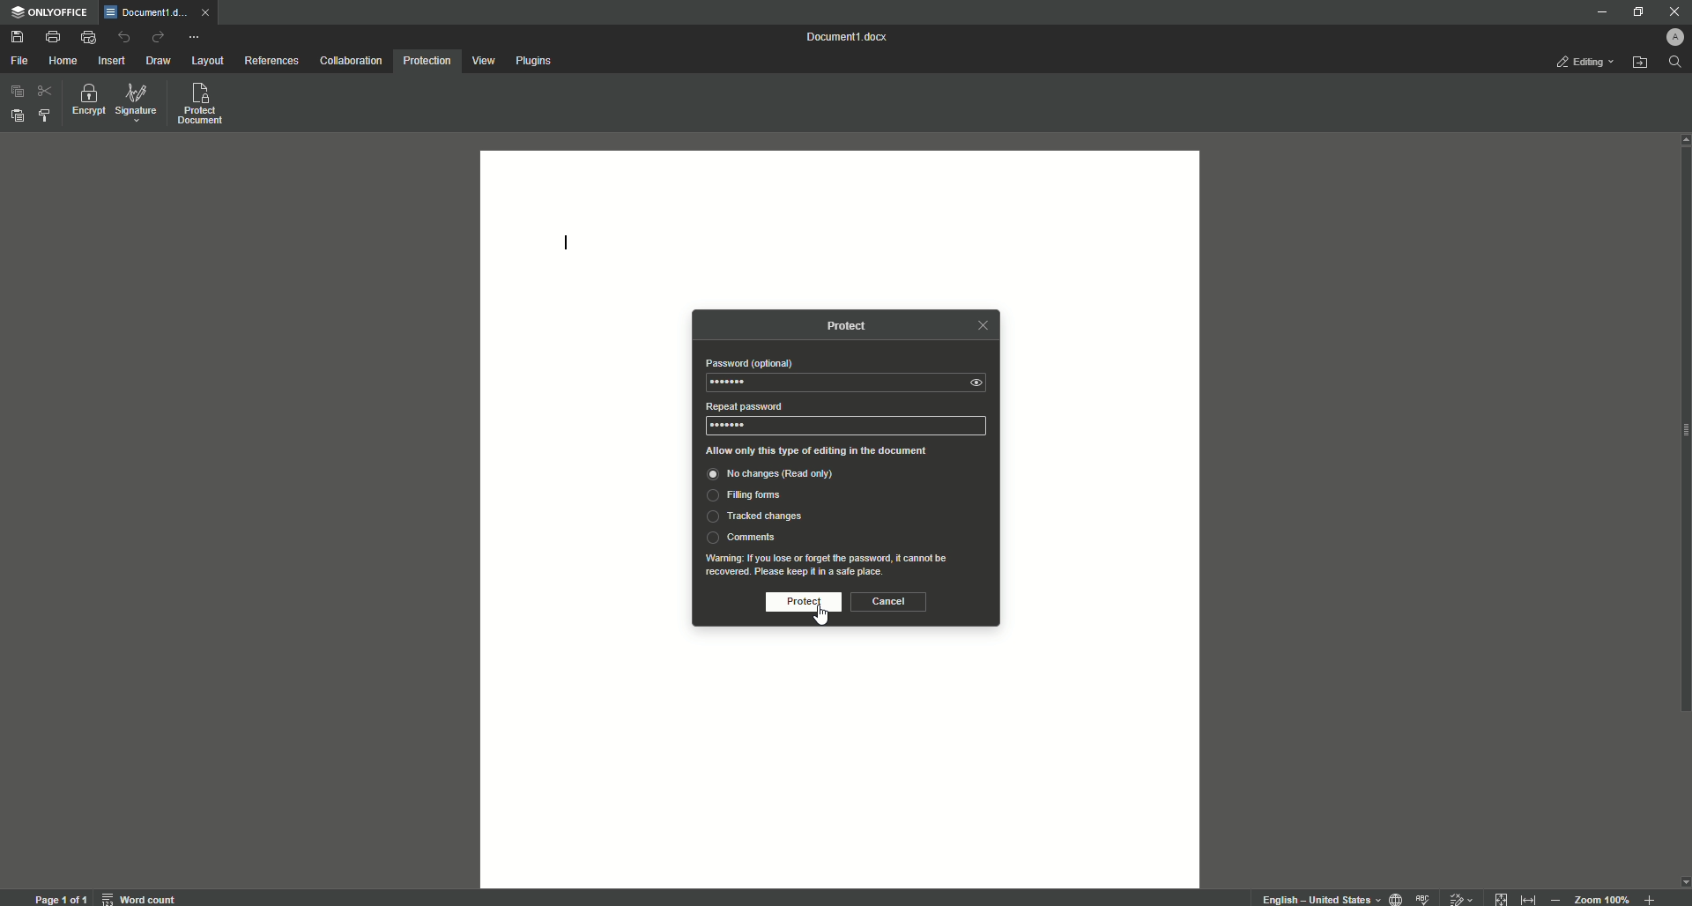 This screenshot has width=1692, height=906. I want to click on Layout, so click(210, 62).